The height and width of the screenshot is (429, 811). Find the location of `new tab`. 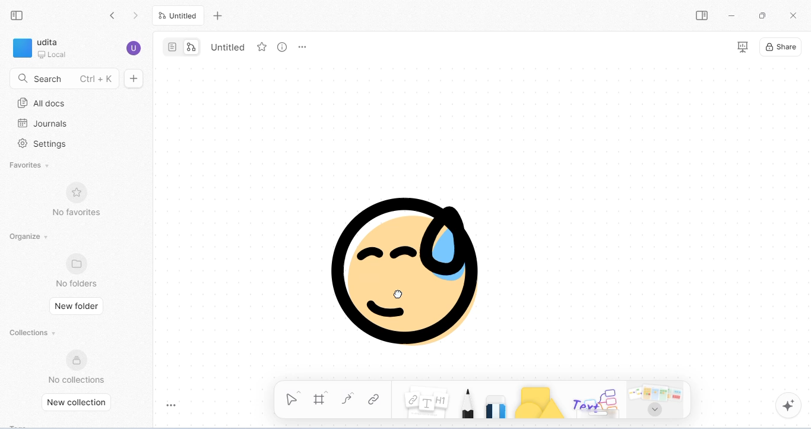

new tab is located at coordinates (219, 17).